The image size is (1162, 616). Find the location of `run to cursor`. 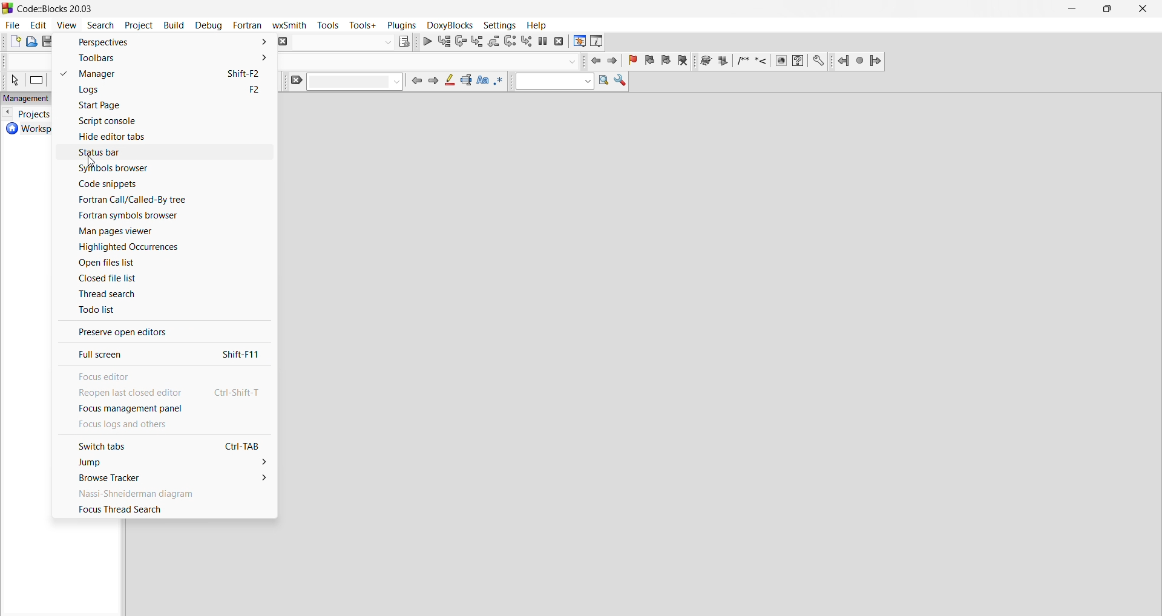

run to cursor is located at coordinates (444, 42).